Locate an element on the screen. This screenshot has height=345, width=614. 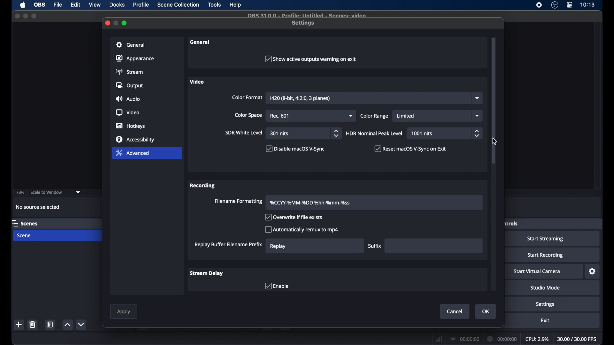
general is located at coordinates (200, 42).